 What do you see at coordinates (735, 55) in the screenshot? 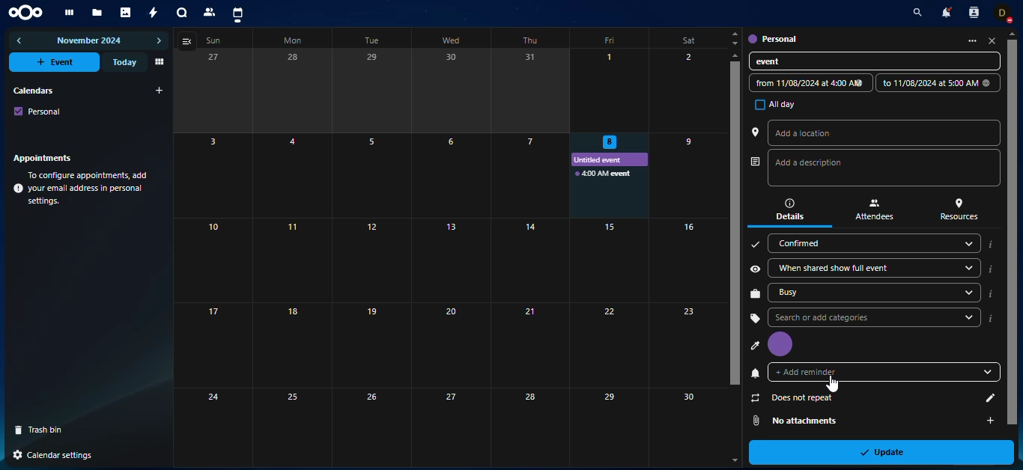
I see `Move up` at bounding box center [735, 55].